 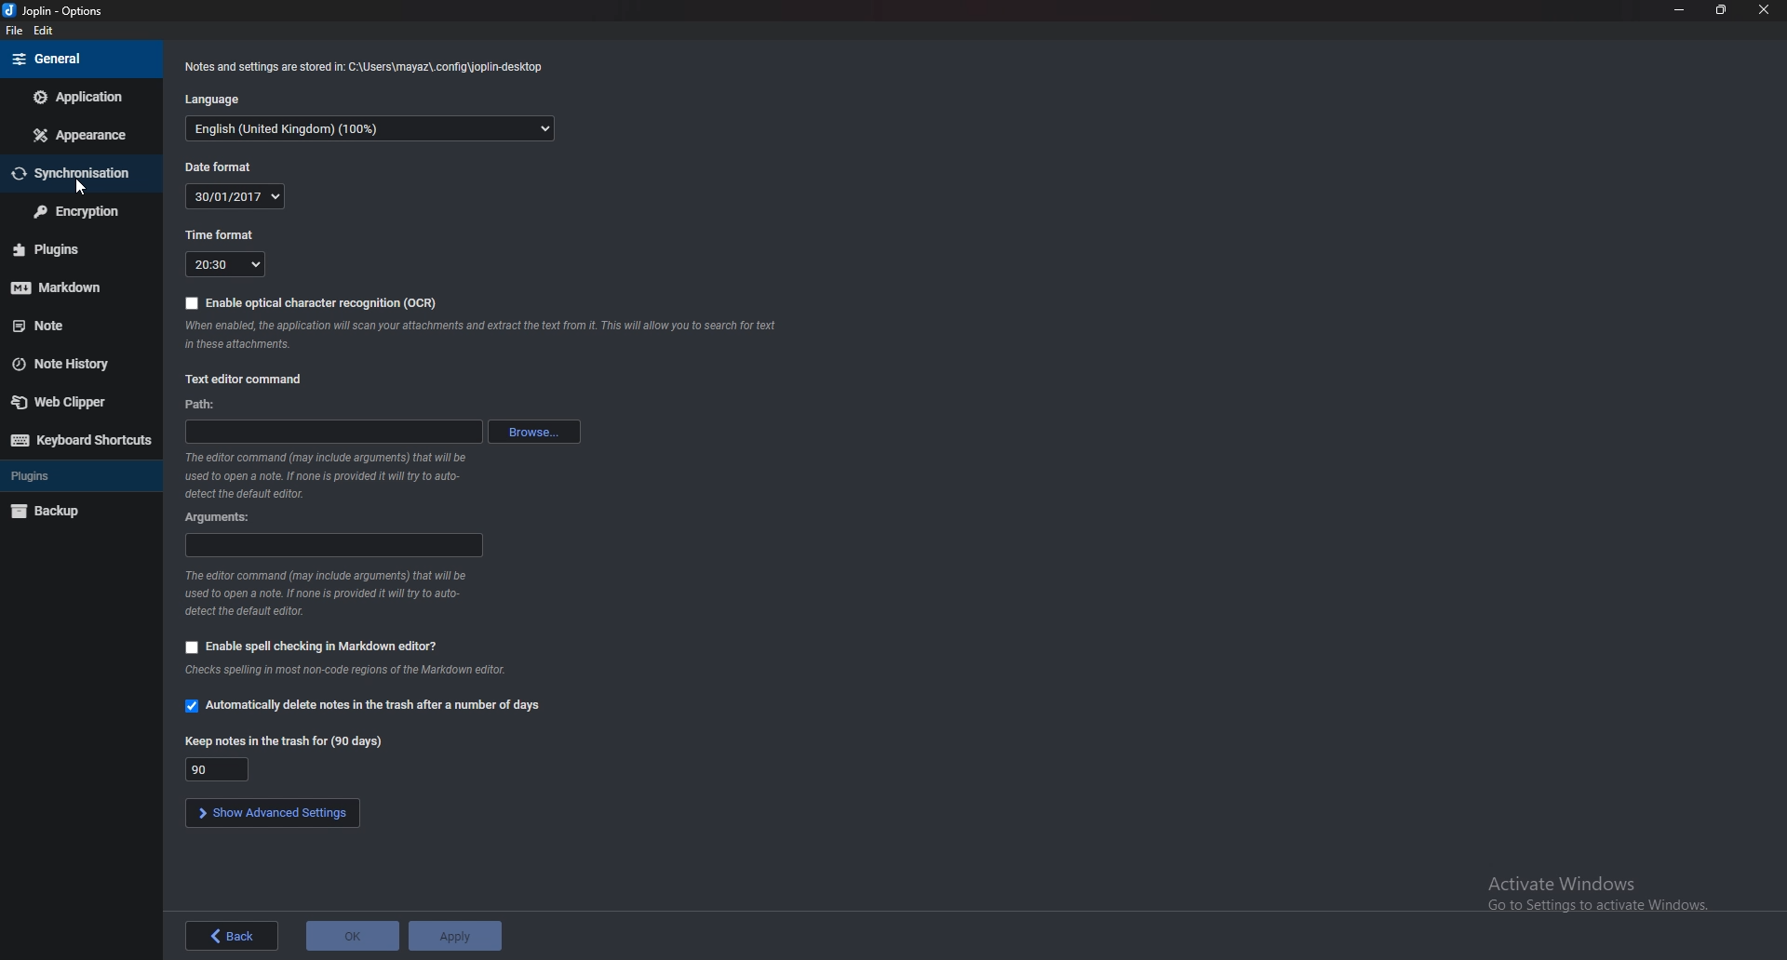 I want to click on date format, so click(x=217, y=167).